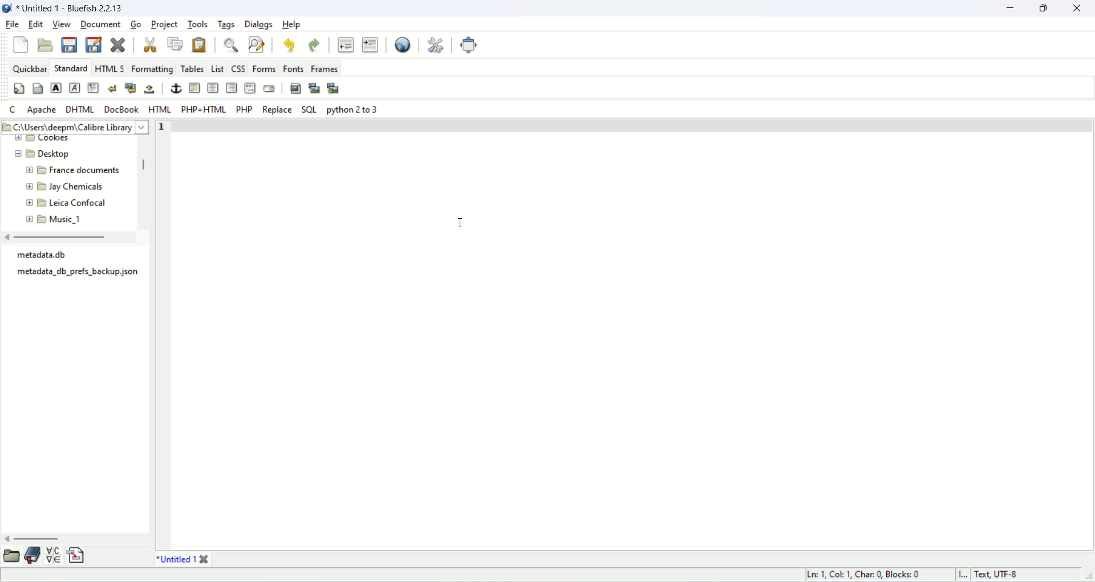 The width and height of the screenshot is (1095, 582). I want to click on strong, so click(56, 87).